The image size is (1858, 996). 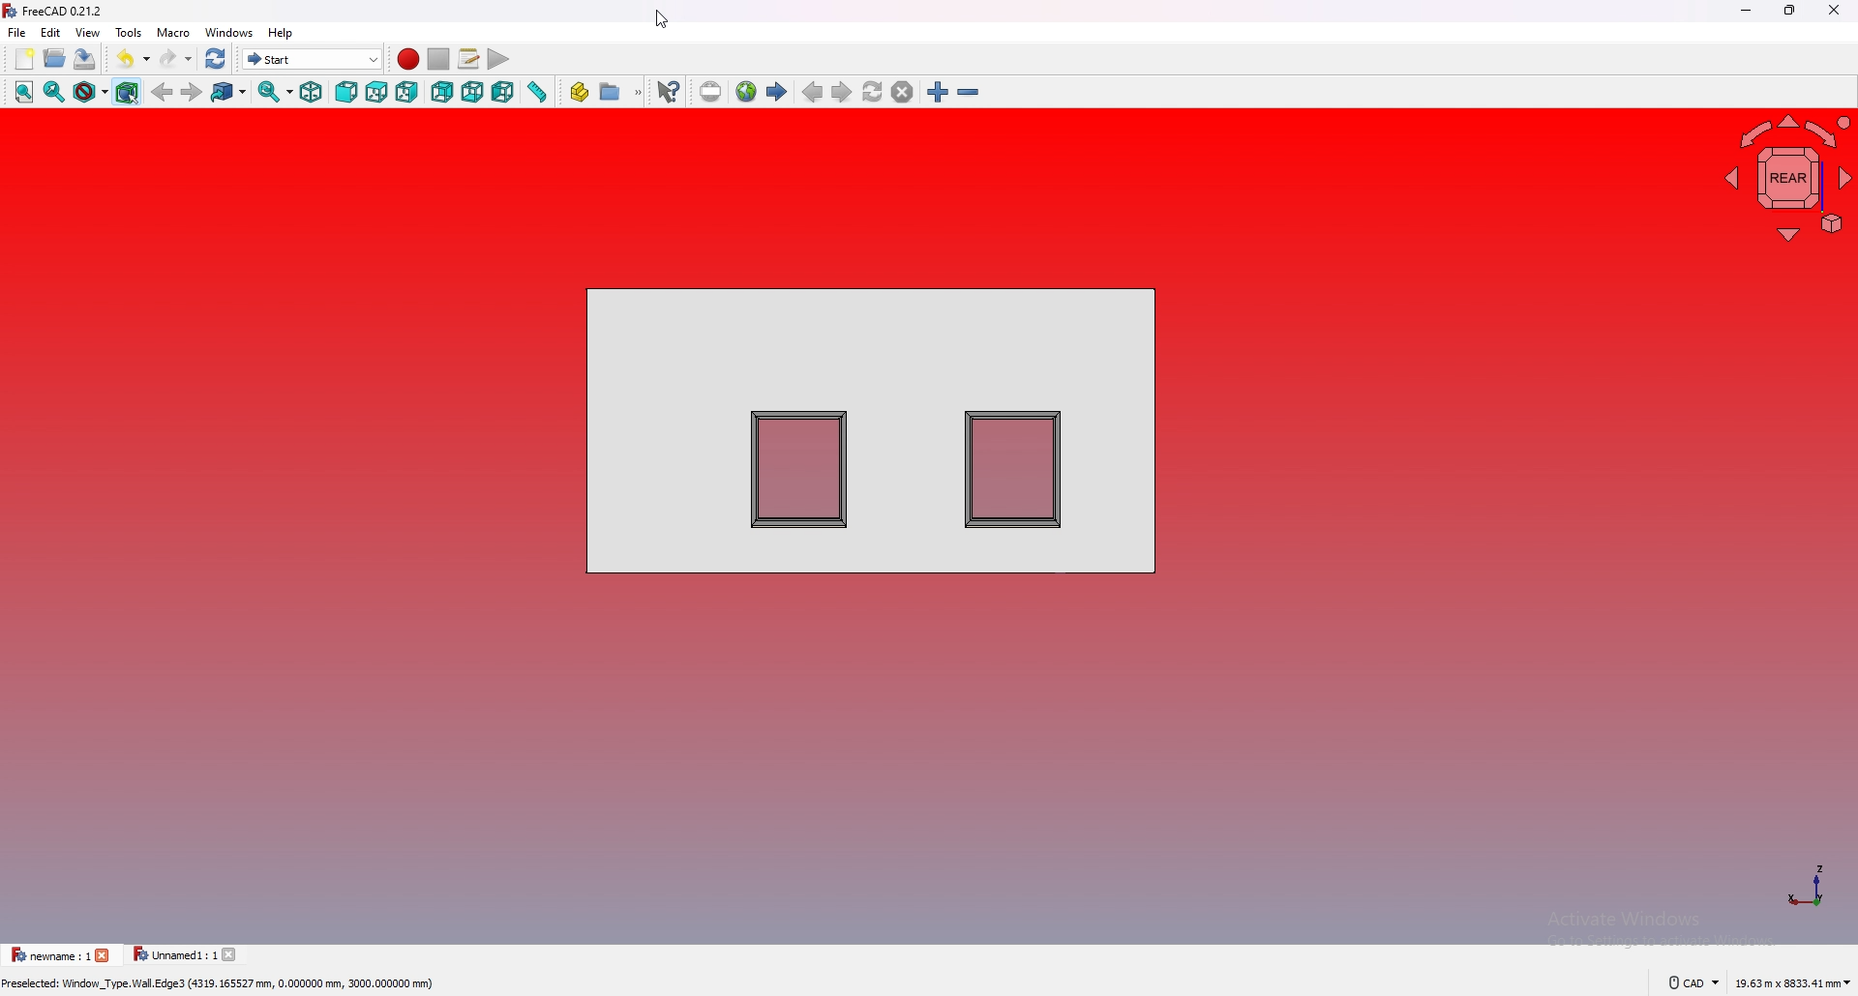 I want to click on fit selection, so click(x=55, y=92).